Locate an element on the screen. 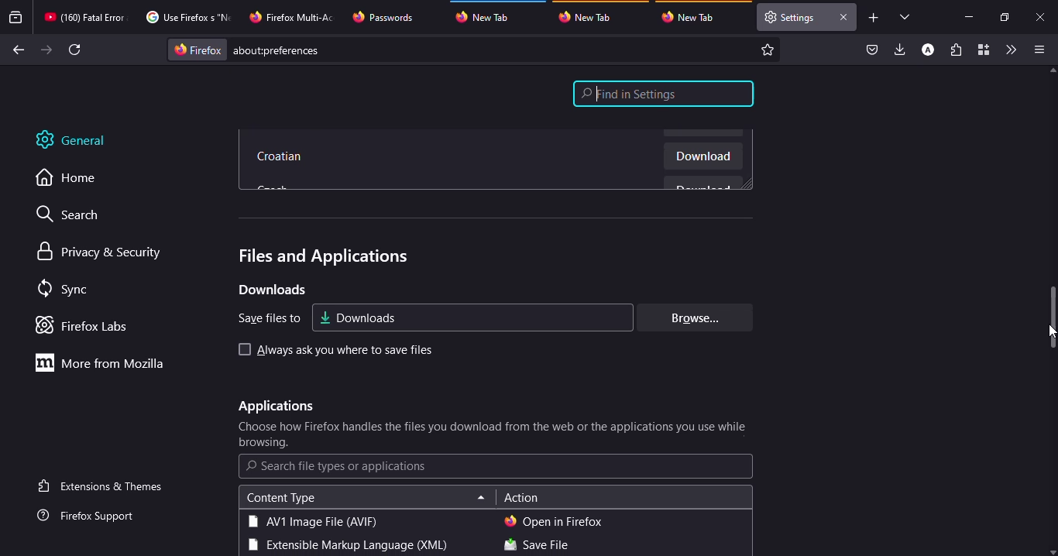 The height and width of the screenshot is (556, 1058). view tab is located at coordinates (905, 16).